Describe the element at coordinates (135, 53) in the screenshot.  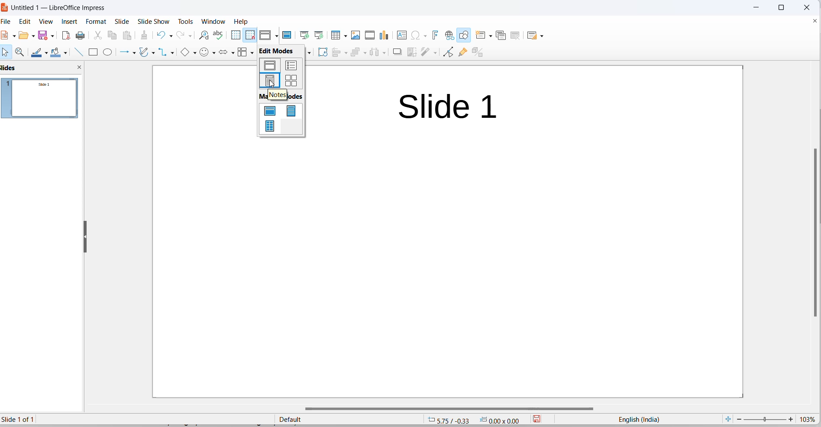
I see `line and arrows options` at that location.